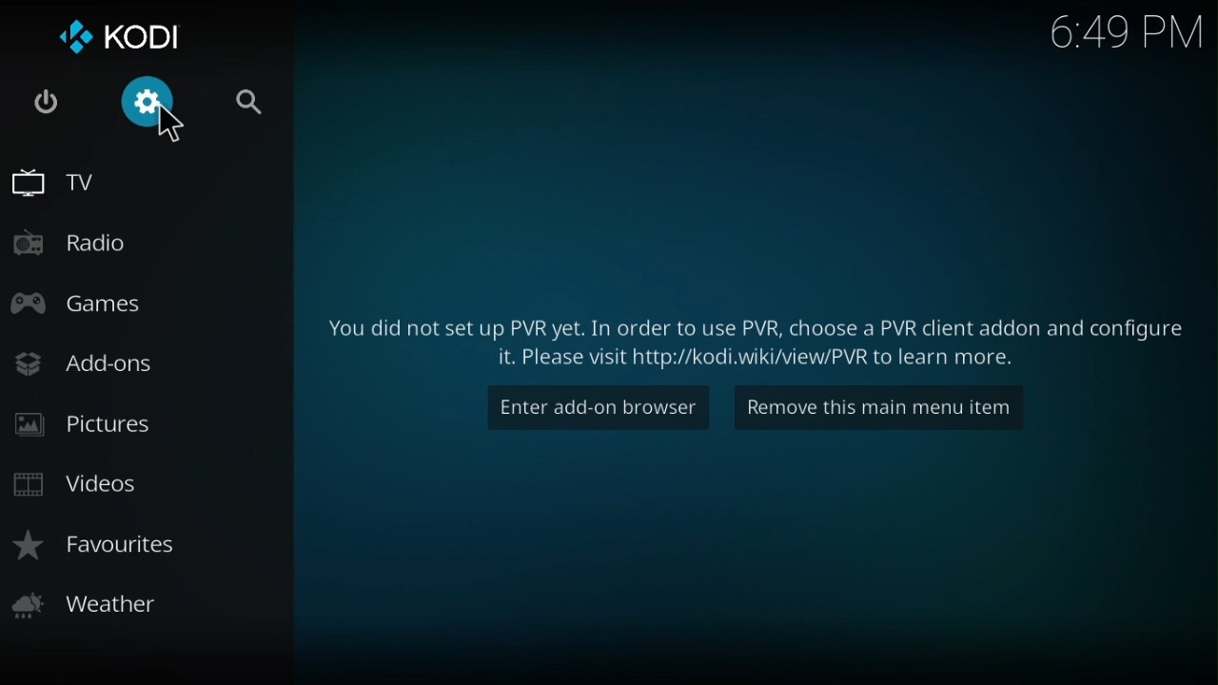 The width and height of the screenshot is (1218, 685). I want to click on Enter add-on browser Remove this main menu item, so click(755, 334).